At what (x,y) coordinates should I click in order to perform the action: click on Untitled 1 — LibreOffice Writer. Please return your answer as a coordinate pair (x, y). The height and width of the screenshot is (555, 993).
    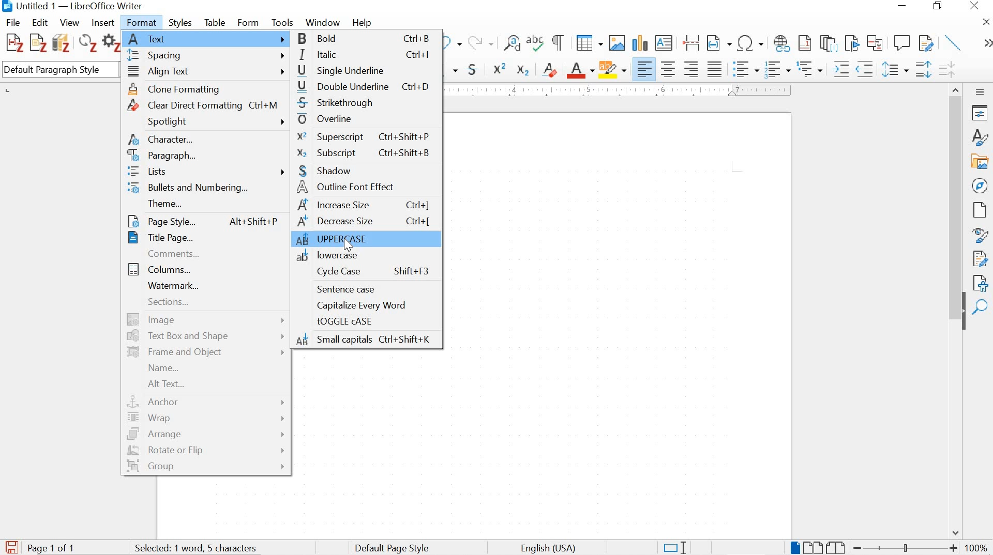
    Looking at the image, I should click on (74, 6).